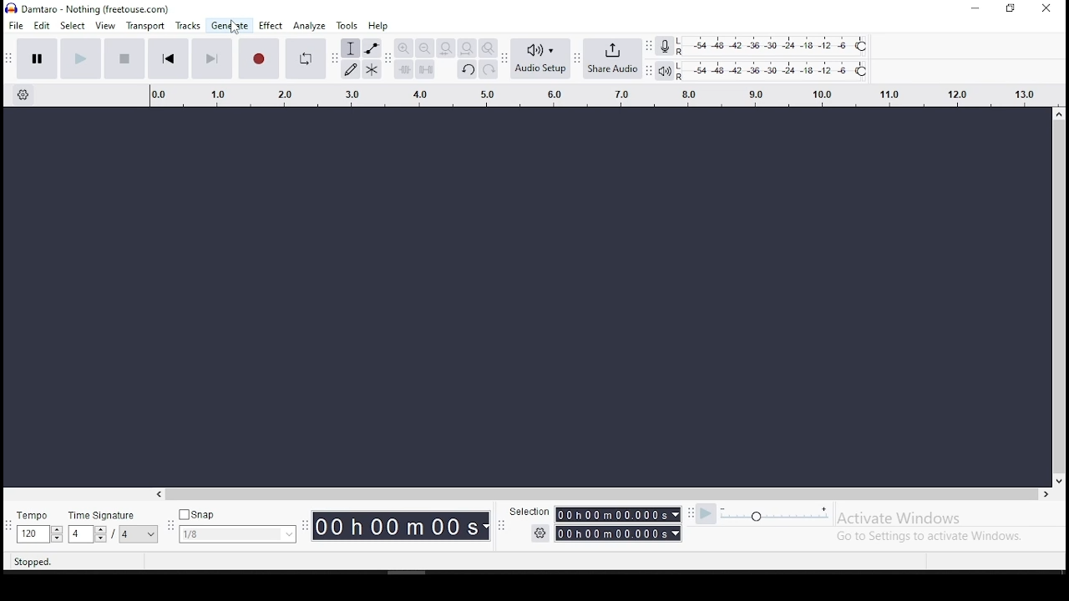  I want to click on transport, so click(144, 26).